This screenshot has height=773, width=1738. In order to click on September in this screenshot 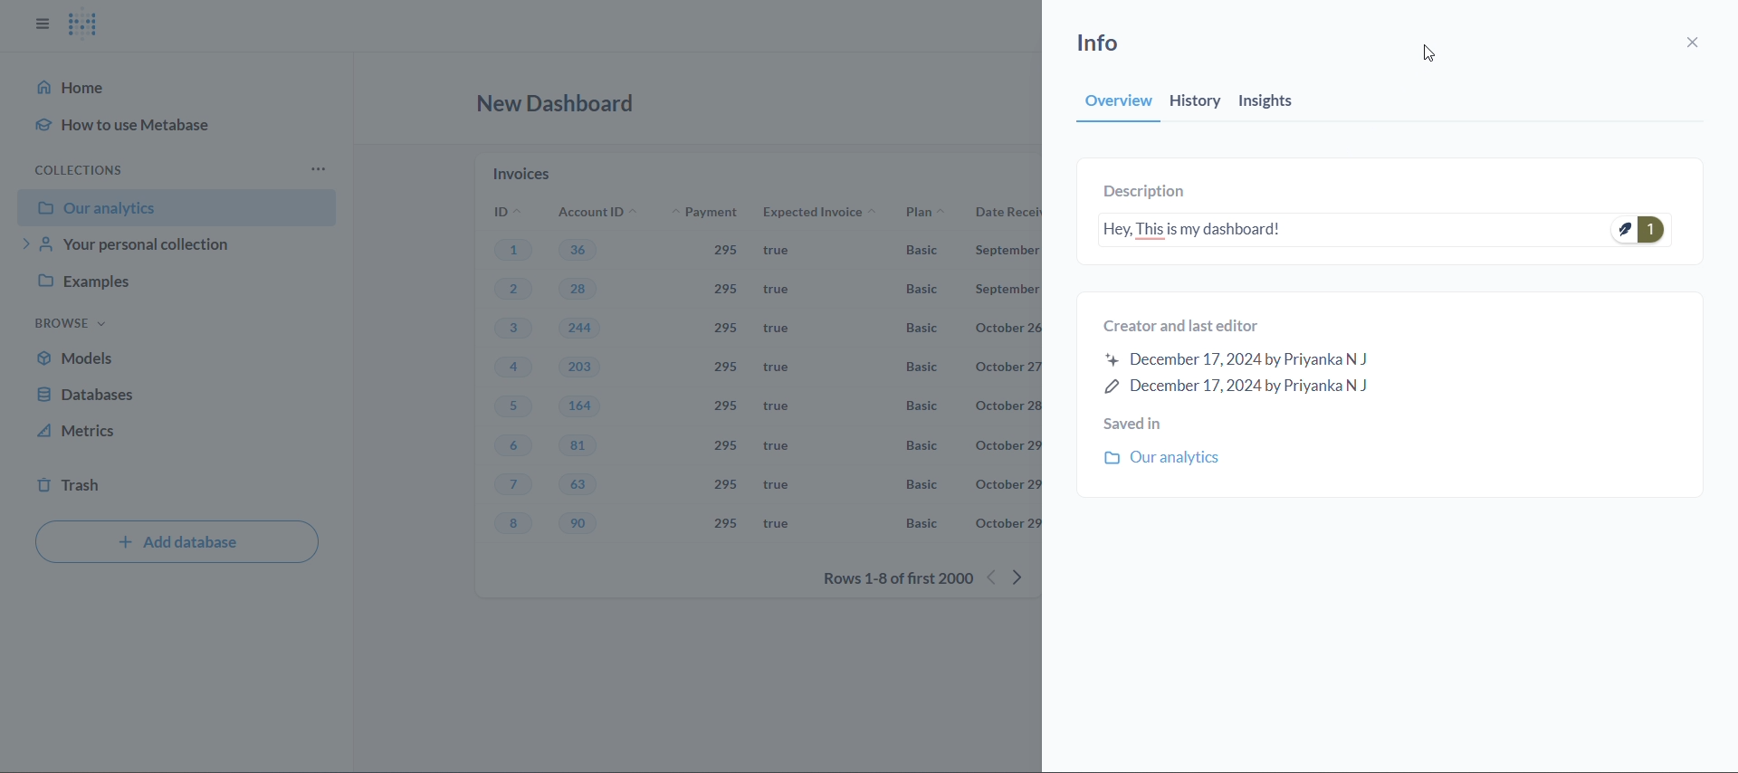, I will do `click(1008, 289)`.